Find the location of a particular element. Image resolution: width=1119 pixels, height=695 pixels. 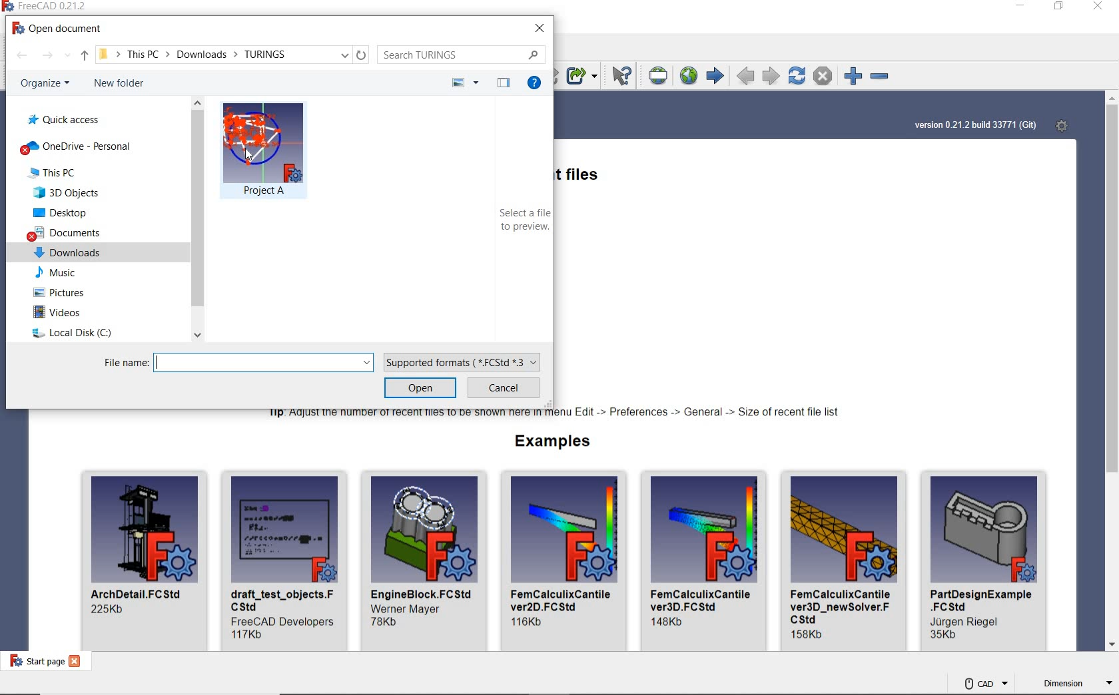

image is located at coordinates (285, 529).